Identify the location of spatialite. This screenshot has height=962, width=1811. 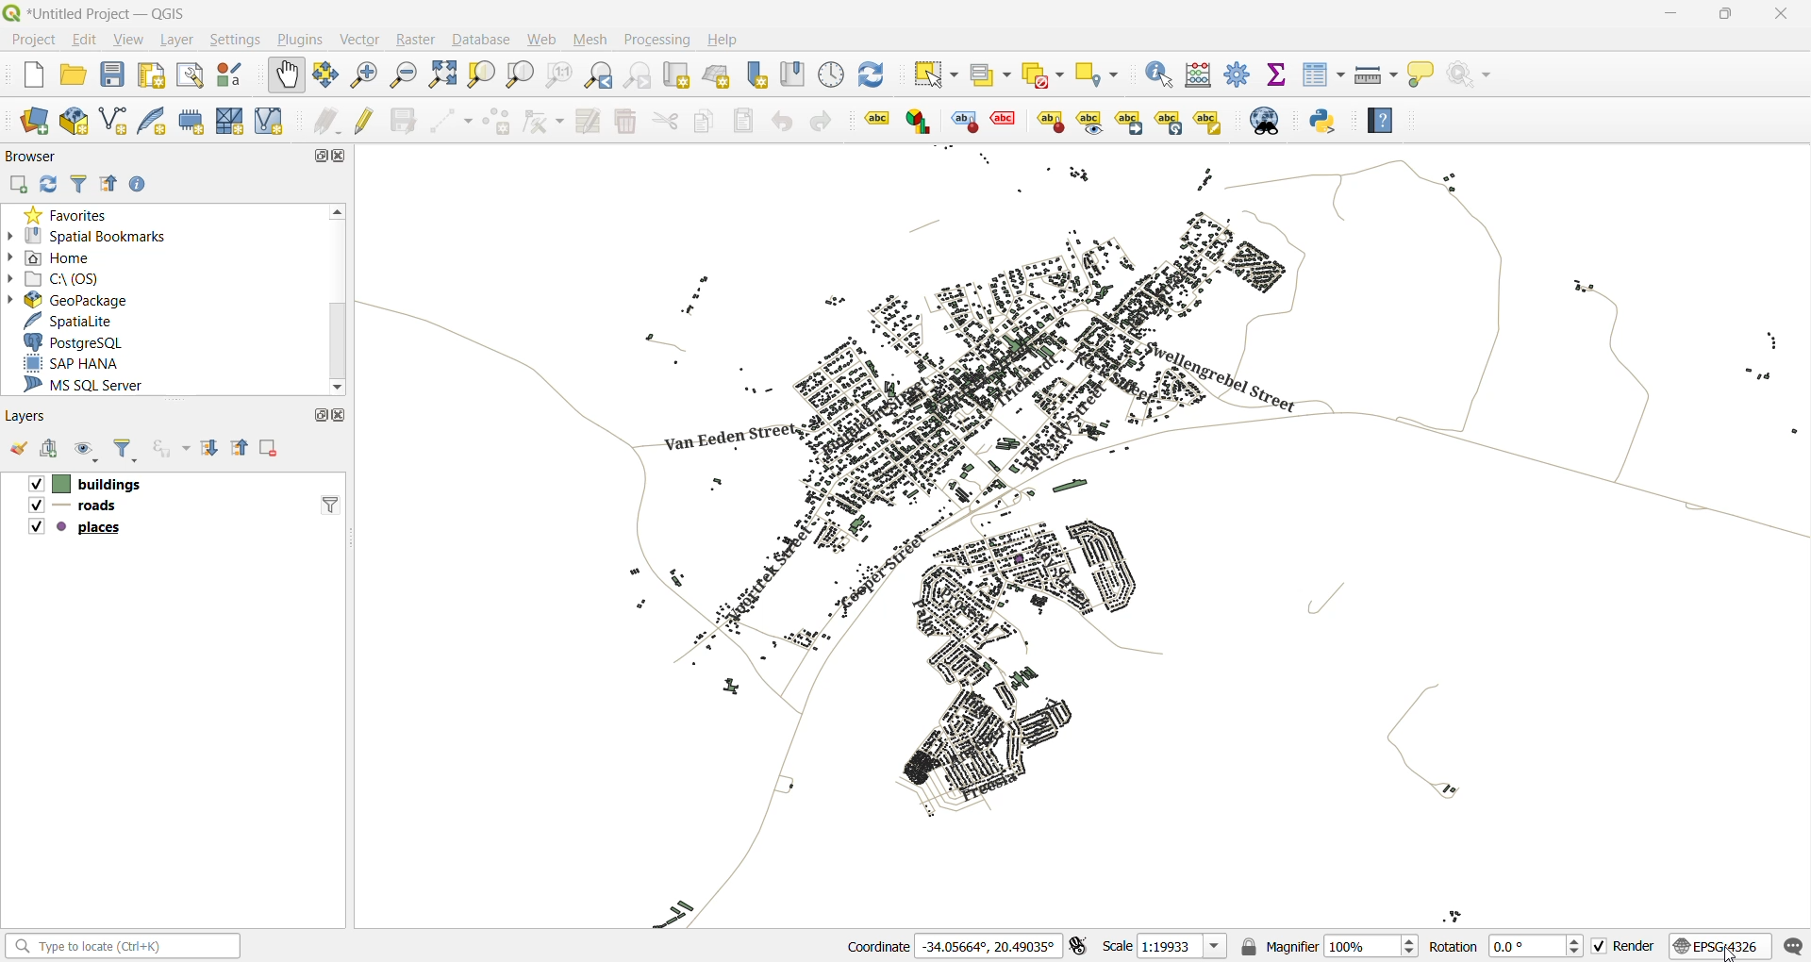
(75, 320).